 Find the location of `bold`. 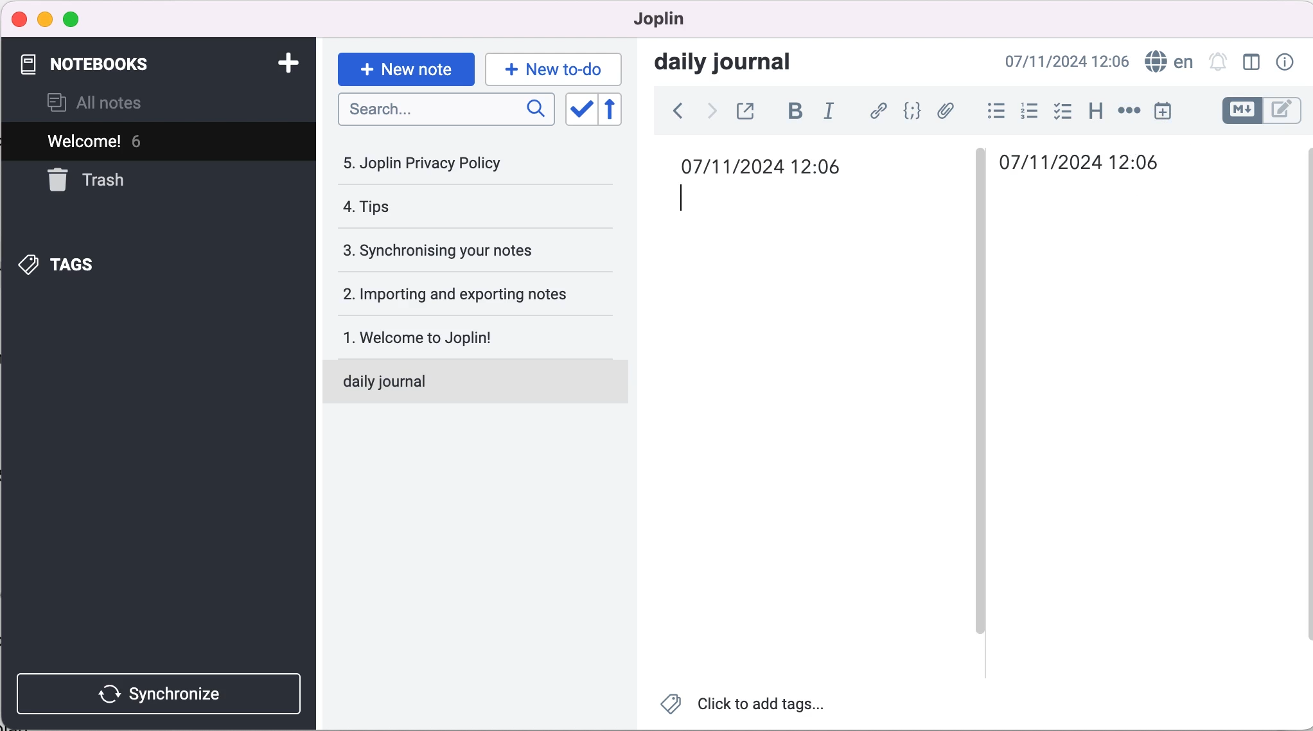

bold is located at coordinates (793, 112).